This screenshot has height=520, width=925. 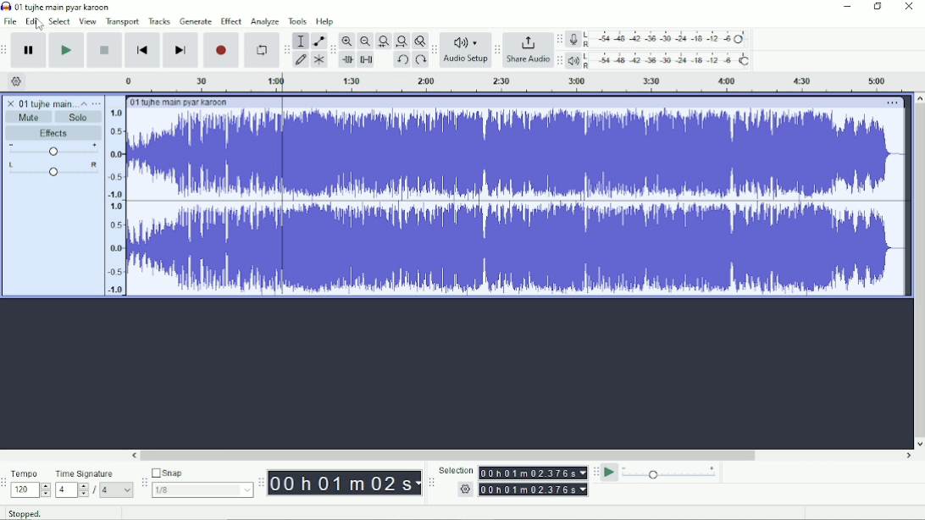 What do you see at coordinates (333, 49) in the screenshot?
I see `Audacity edit toolbar` at bounding box center [333, 49].